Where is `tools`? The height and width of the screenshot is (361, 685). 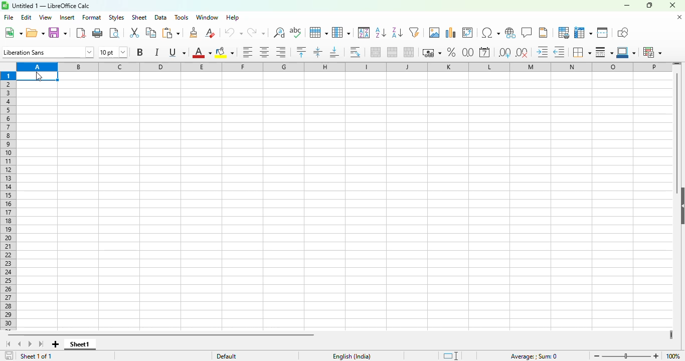
tools is located at coordinates (181, 18).